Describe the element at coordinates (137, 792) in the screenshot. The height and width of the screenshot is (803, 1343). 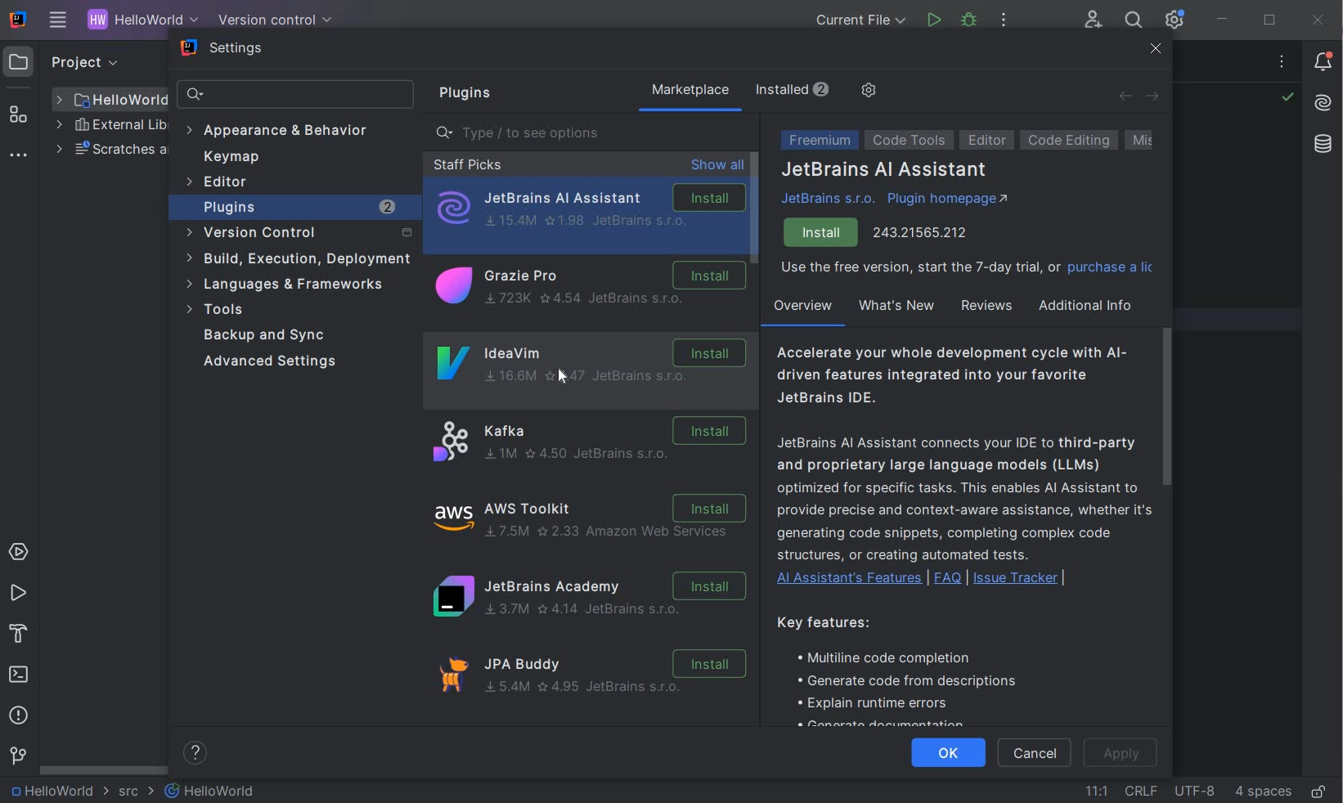
I see `SRC` at that location.